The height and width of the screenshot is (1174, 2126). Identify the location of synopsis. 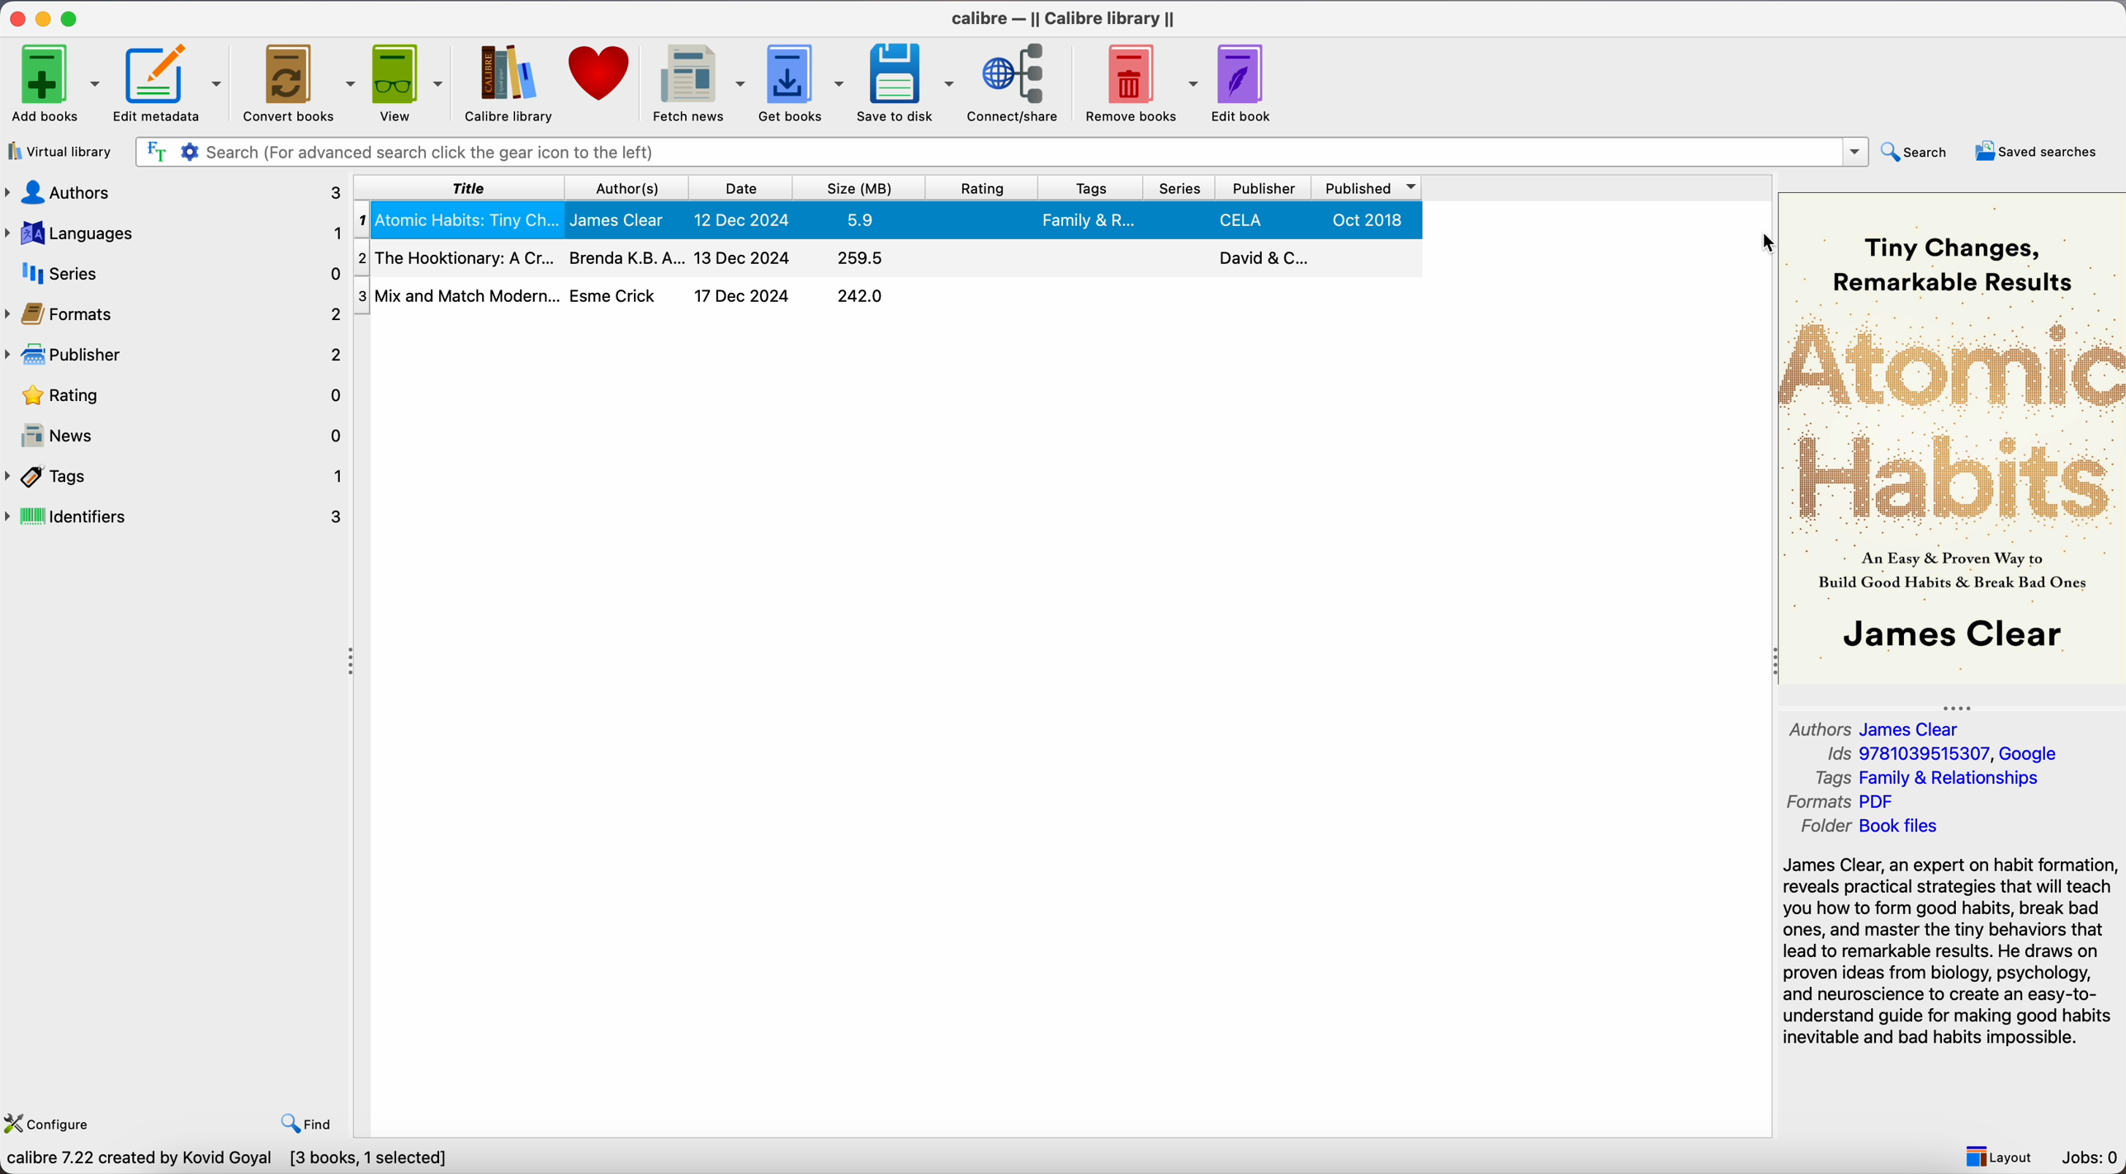
(1952, 953).